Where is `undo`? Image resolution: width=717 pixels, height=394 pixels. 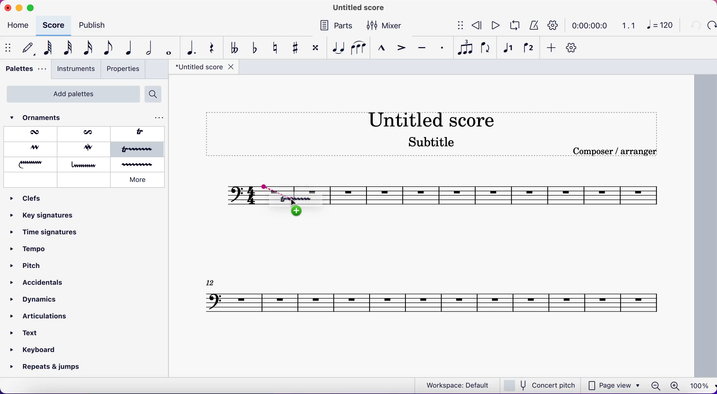
undo is located at coordinates (694, 26).